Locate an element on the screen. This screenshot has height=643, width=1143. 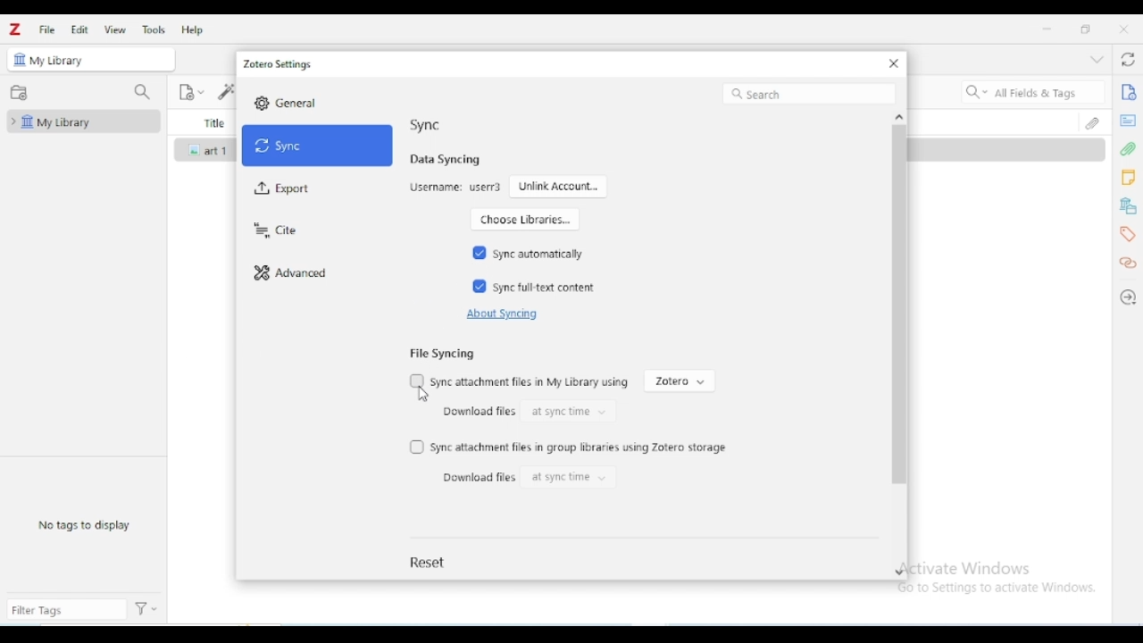
choose libraries is located at coordinates (524, 219).